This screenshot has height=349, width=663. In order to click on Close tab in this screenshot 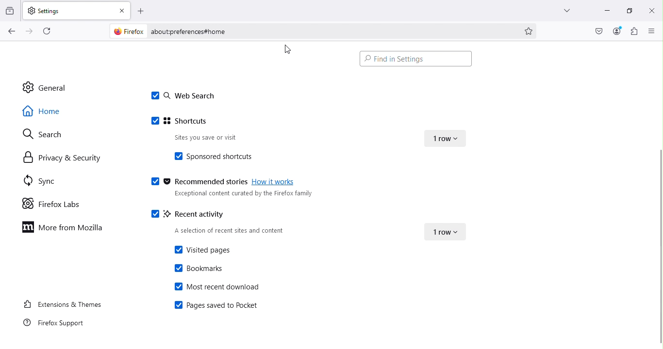, I will do `click(123, 10)`.